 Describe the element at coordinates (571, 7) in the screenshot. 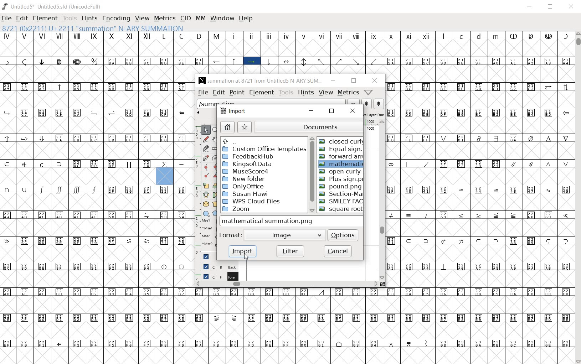

I see `CLOSE` at that location.